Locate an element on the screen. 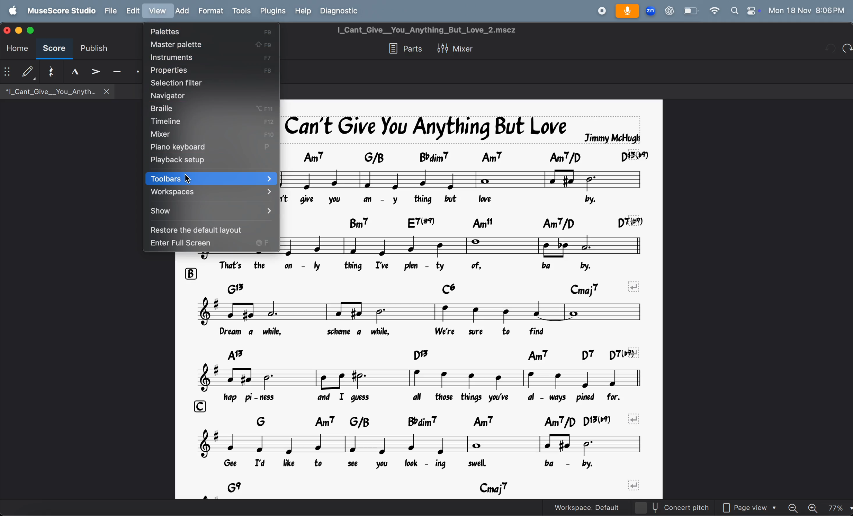  chord symbol is located at coordinates (468, 222).